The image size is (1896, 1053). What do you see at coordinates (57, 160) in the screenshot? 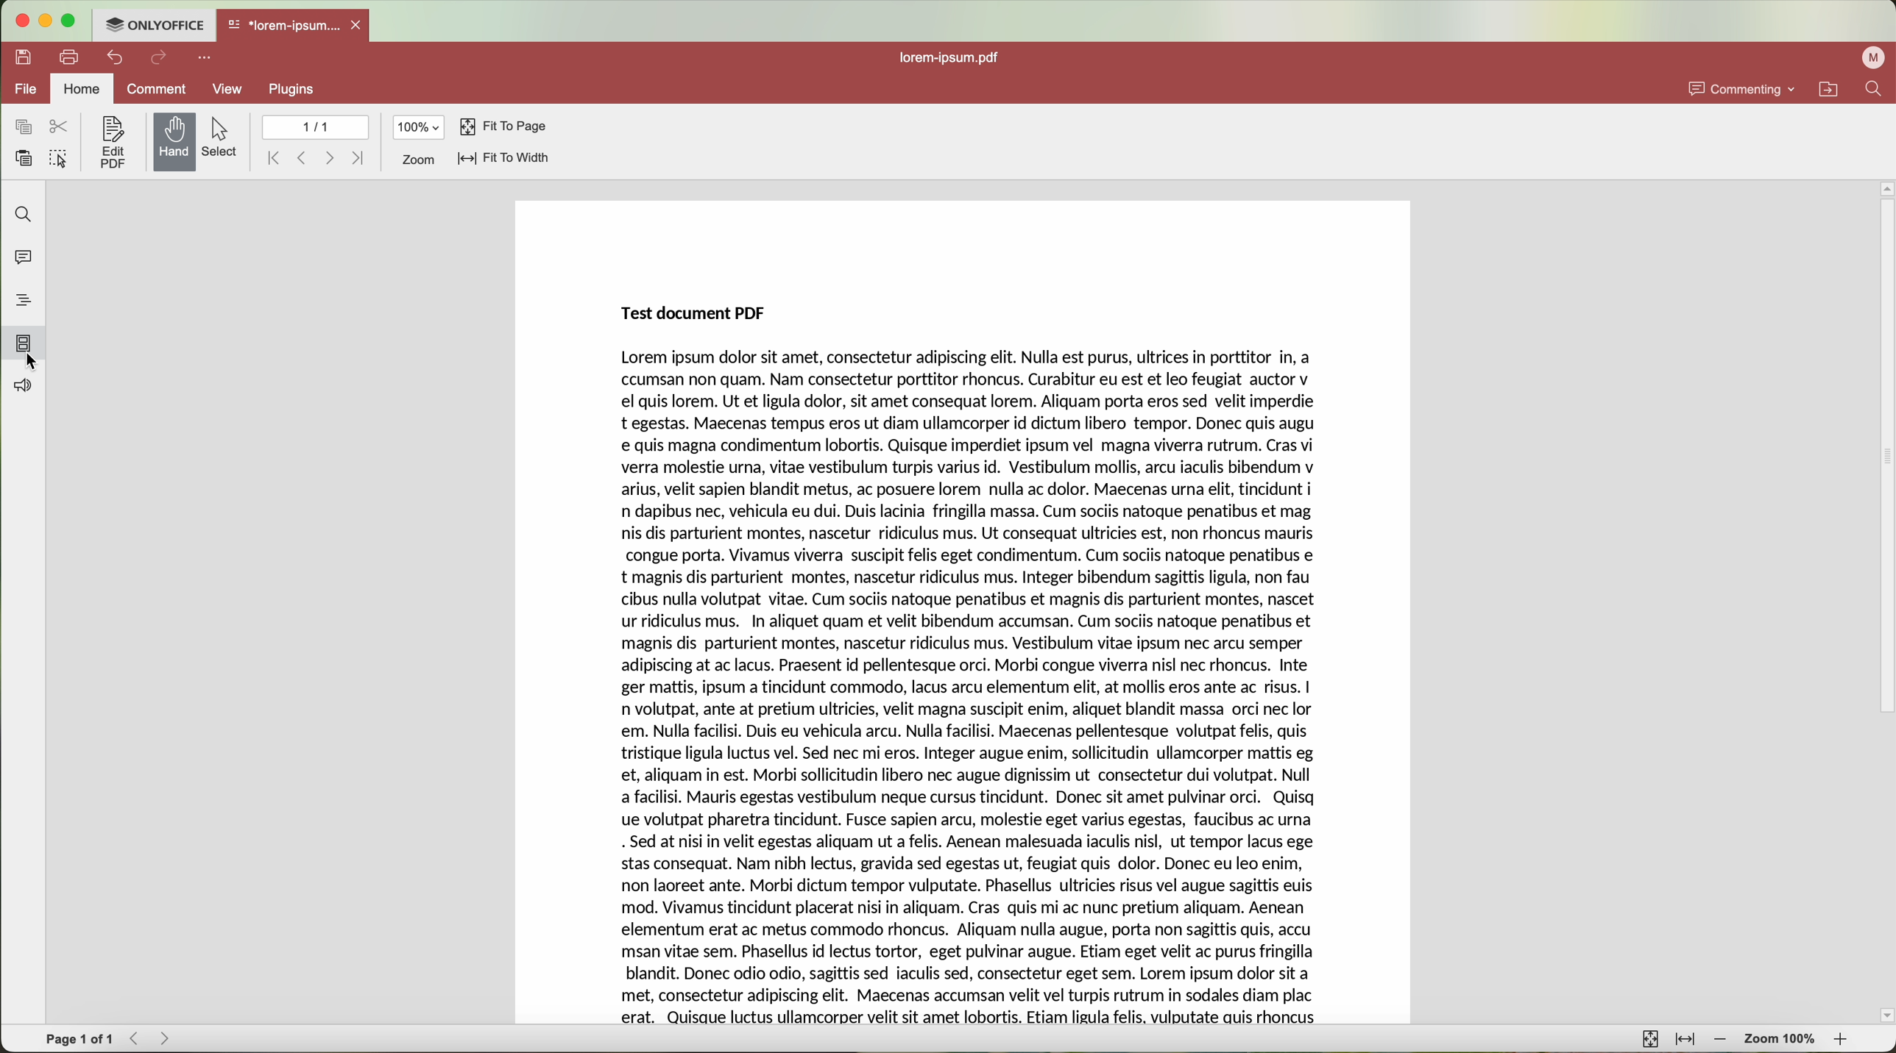
I see `select all` at bounding box center [57, 160].